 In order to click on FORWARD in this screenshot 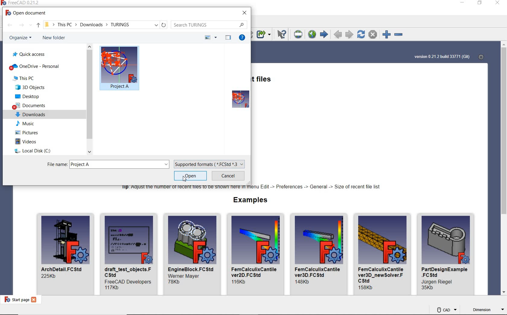, I will do `click(22, 25)`.